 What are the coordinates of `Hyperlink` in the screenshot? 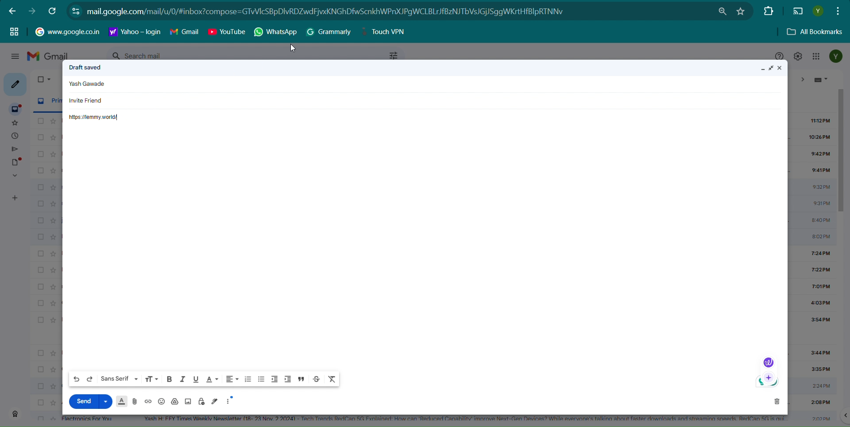 It's located at (93, 118).